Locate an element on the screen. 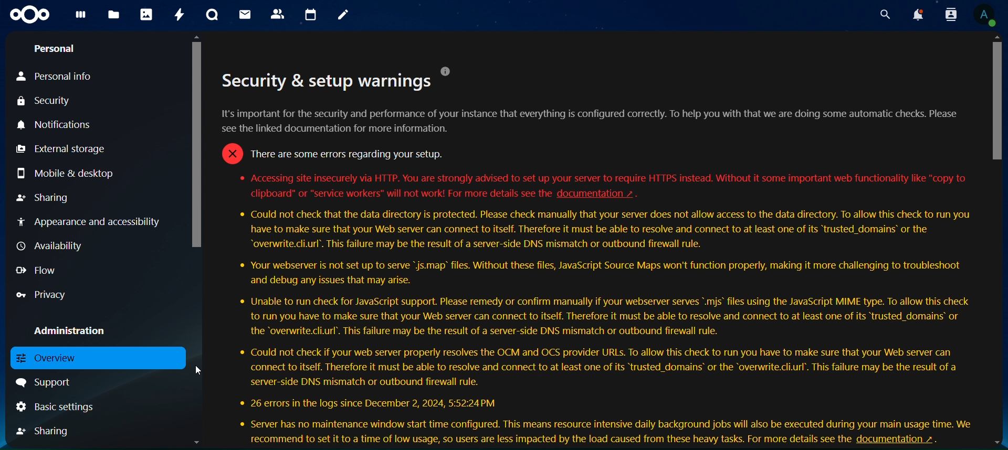 The height and width of the screenshot is (450, 1008). availiabilty is located at coordinates (52, 246).